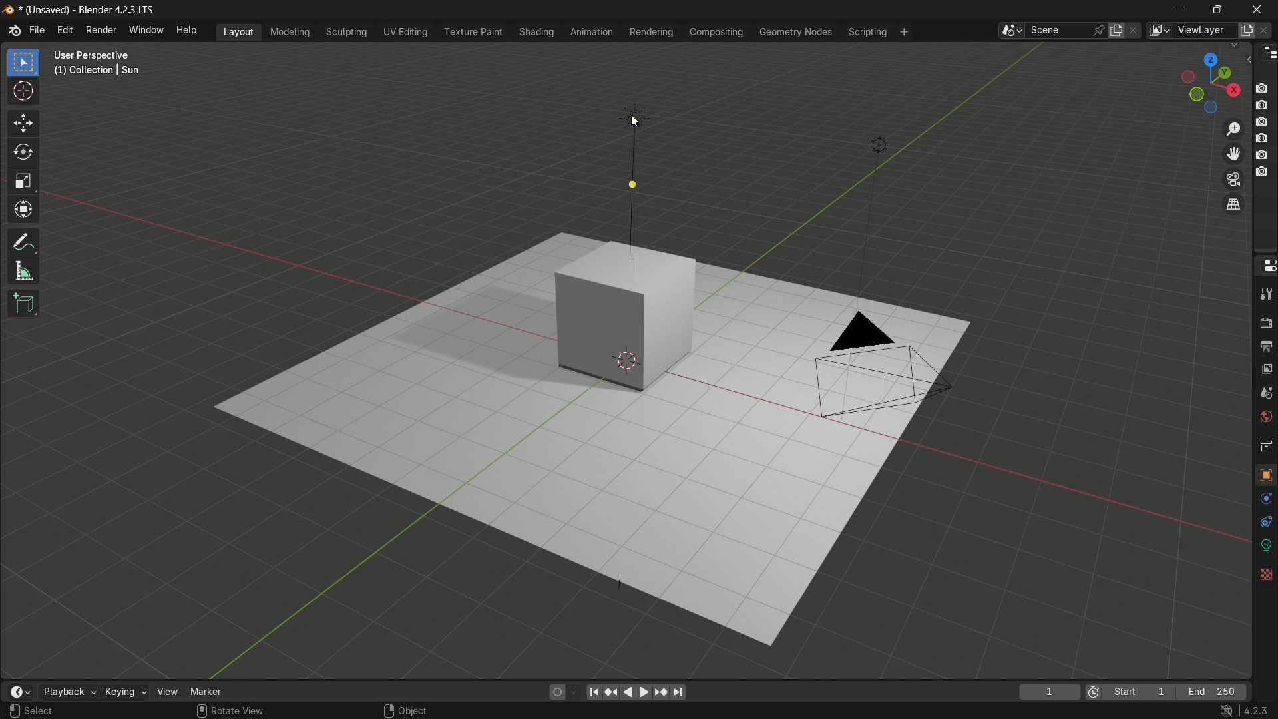  Describe the element at coordinates (624, 321) in the screenshot. I see `cube` at that location.